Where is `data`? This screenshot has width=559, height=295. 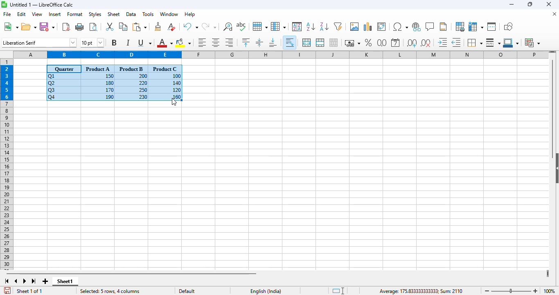 data is located at coordinates (131, 14).